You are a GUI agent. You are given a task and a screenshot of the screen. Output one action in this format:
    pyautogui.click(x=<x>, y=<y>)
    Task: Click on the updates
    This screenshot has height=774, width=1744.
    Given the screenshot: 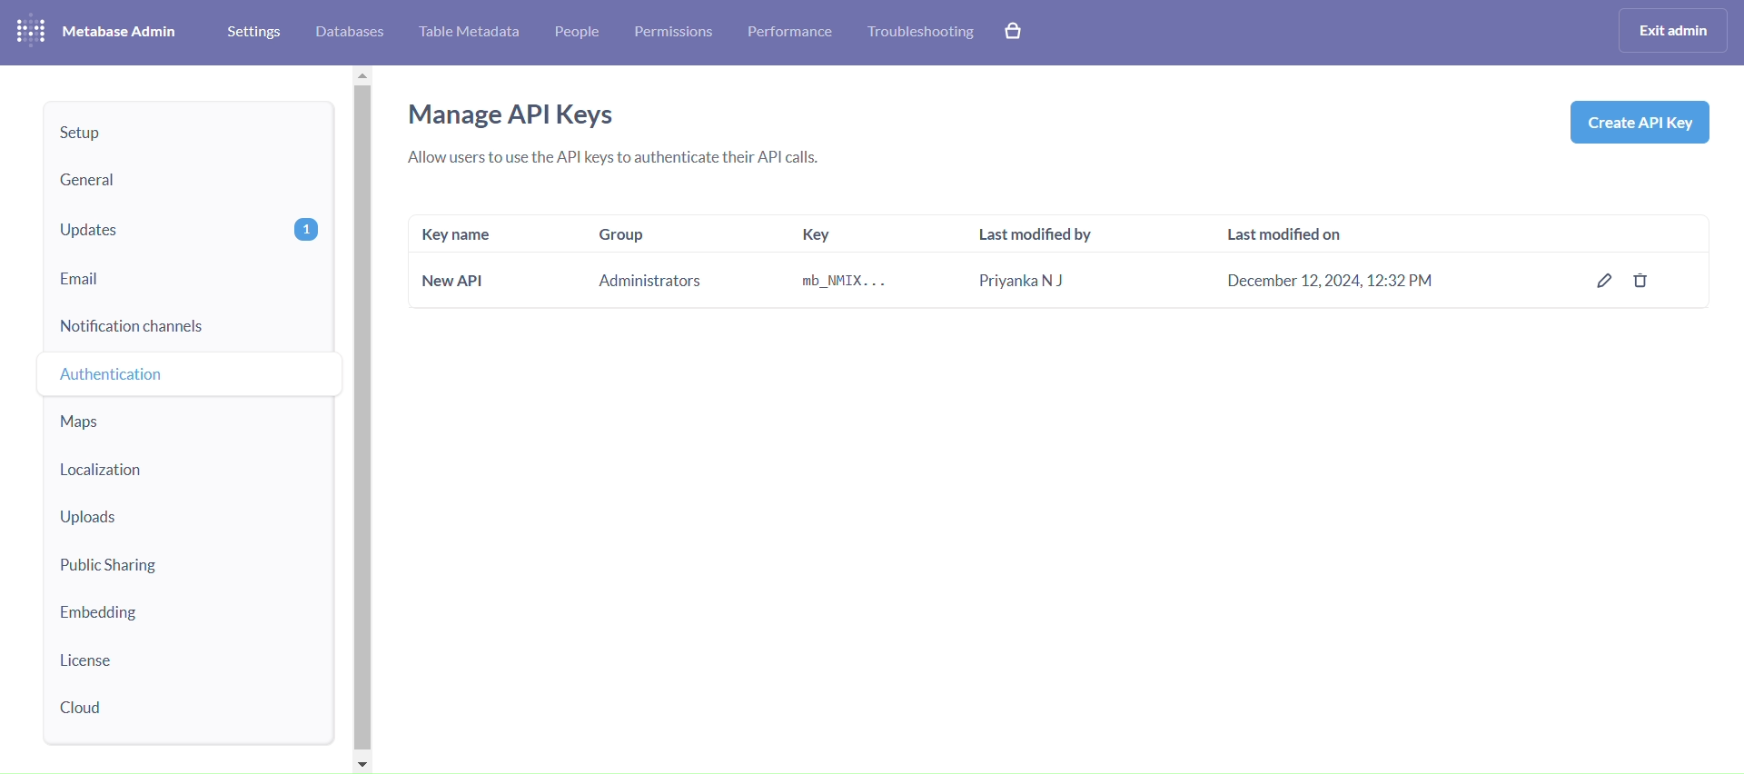 What is the action you would take?
    pyautogui.click(x=189, y=230)
    